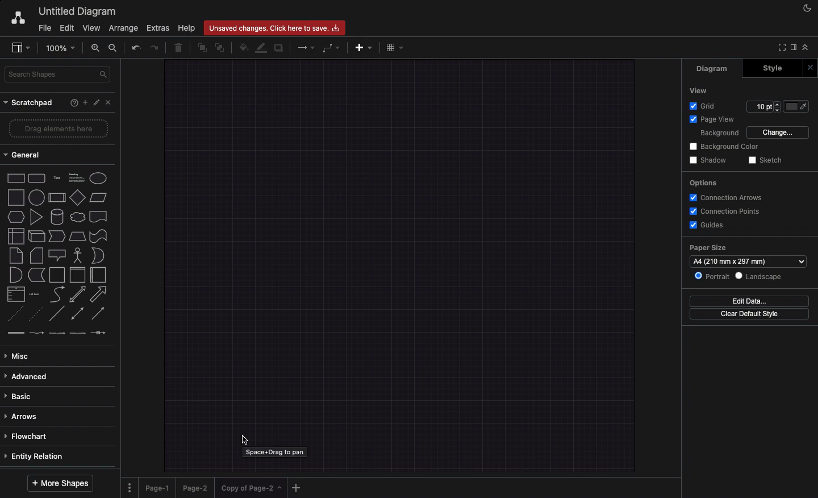 The height and width of the screenshot is (498, 818). Describe the element at coordinates (113, 49) in the screenshot. I see `Zoom out` at that location.